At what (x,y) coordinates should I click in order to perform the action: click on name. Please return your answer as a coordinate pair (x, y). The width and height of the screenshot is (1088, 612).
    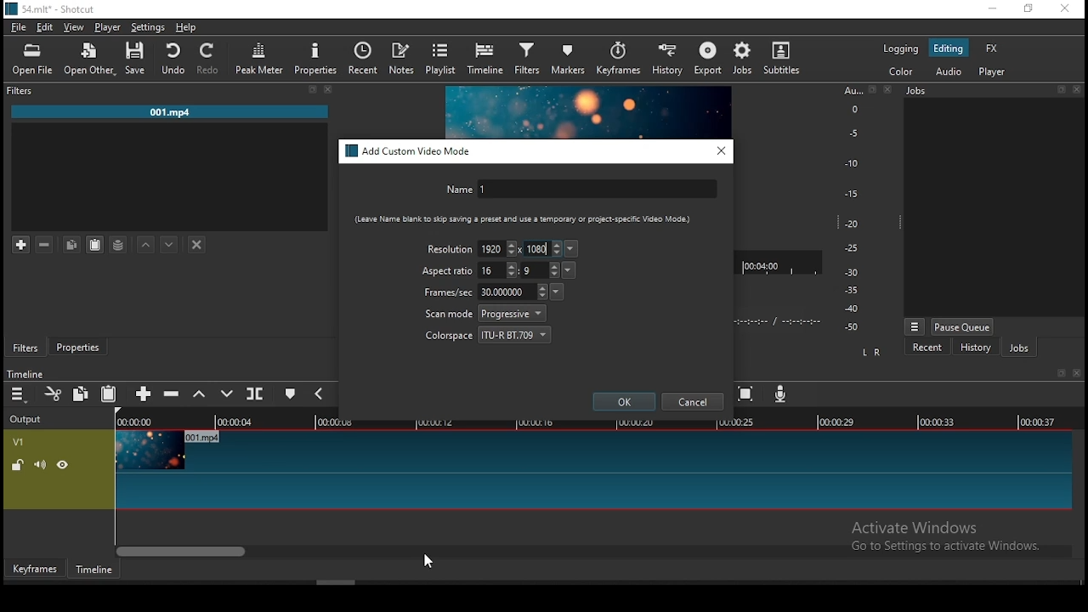
    Looking at the image, I should click on (579, 190).